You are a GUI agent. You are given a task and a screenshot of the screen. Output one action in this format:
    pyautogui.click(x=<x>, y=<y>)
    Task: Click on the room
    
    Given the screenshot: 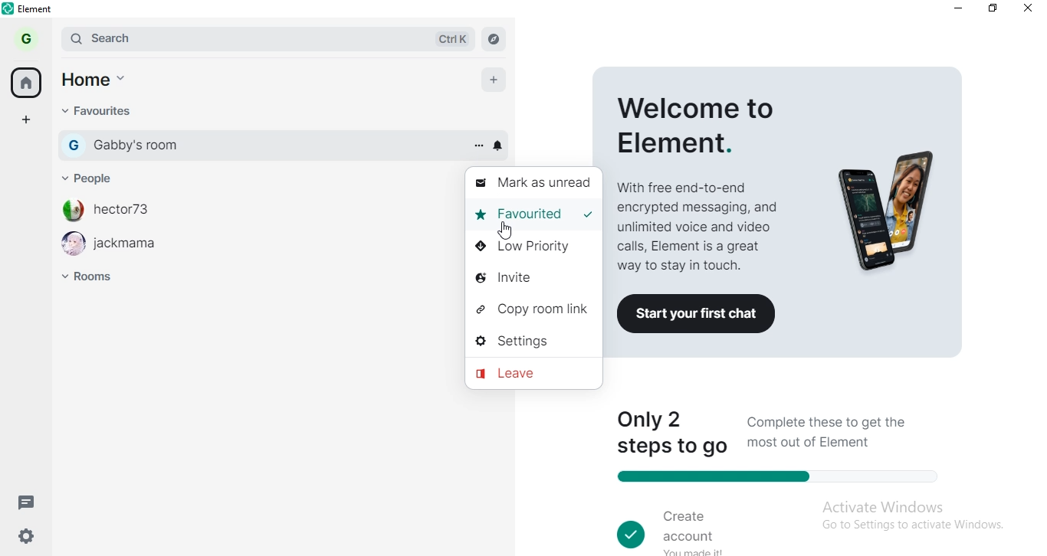 What is the action you would take?
    pyautogui.click(x=97, y=283)
    